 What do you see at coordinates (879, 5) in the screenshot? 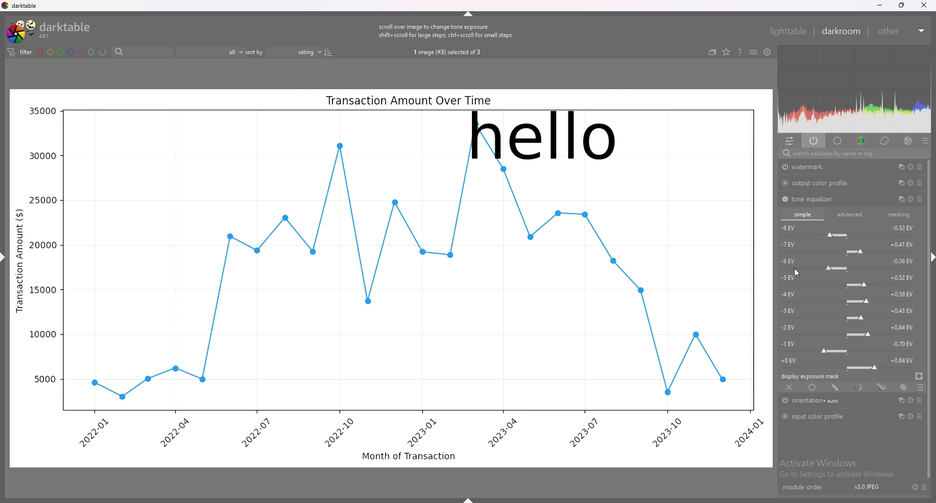
I see `minimize` at bounding box center [879, 5].